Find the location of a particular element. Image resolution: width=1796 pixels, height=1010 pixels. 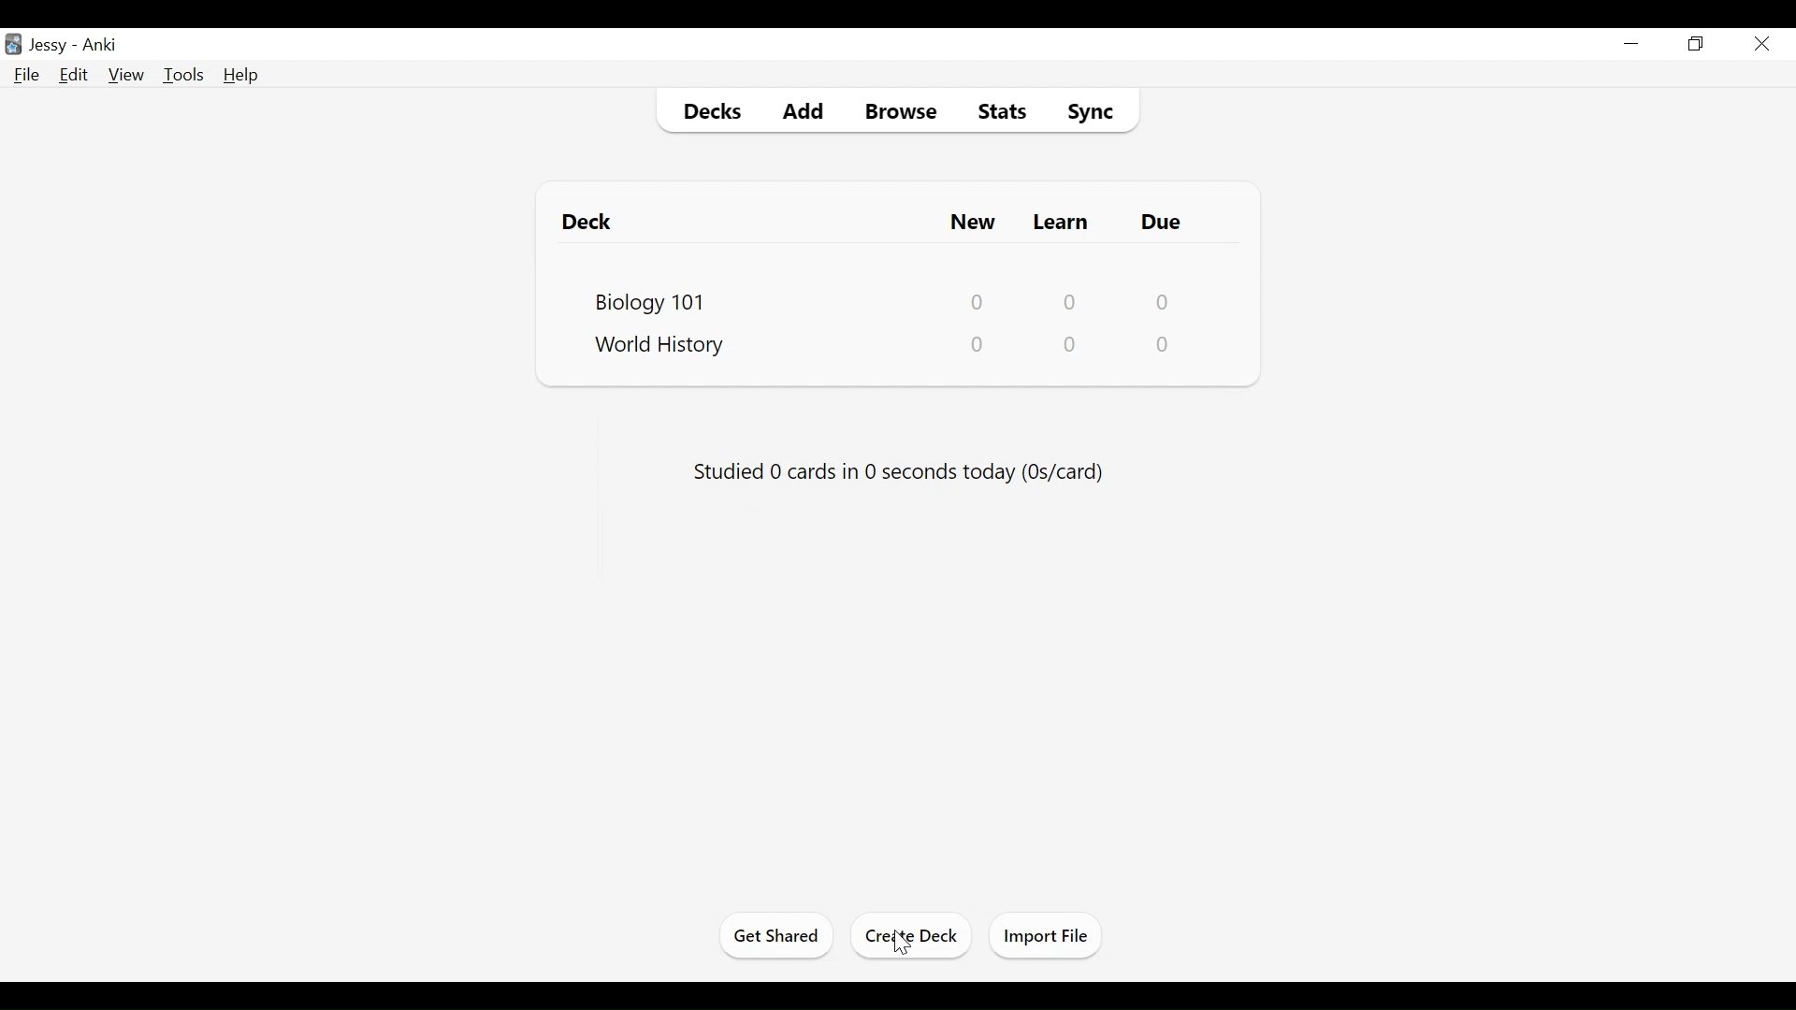

Add is located at coordinates (802, 108).